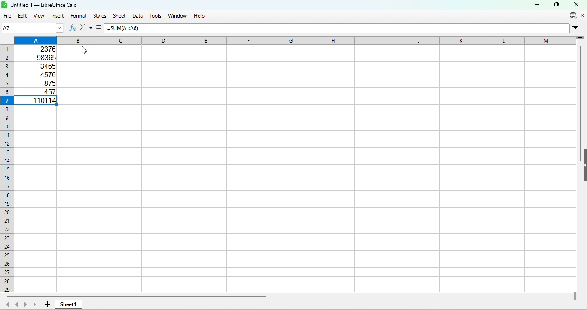  I want to click on Edit, so click(23, 16).